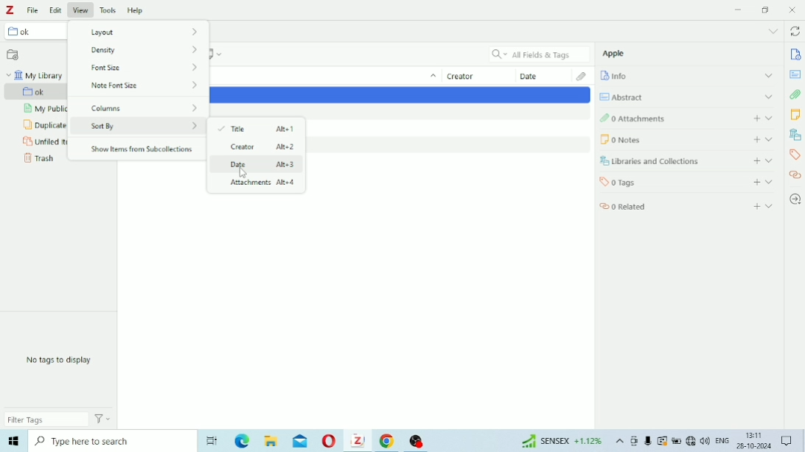 This screenshot has height=452, width=805. What do you see at coordinates (755, 119) in the screenshot?
I see `add` at bounding box center [755, 119].